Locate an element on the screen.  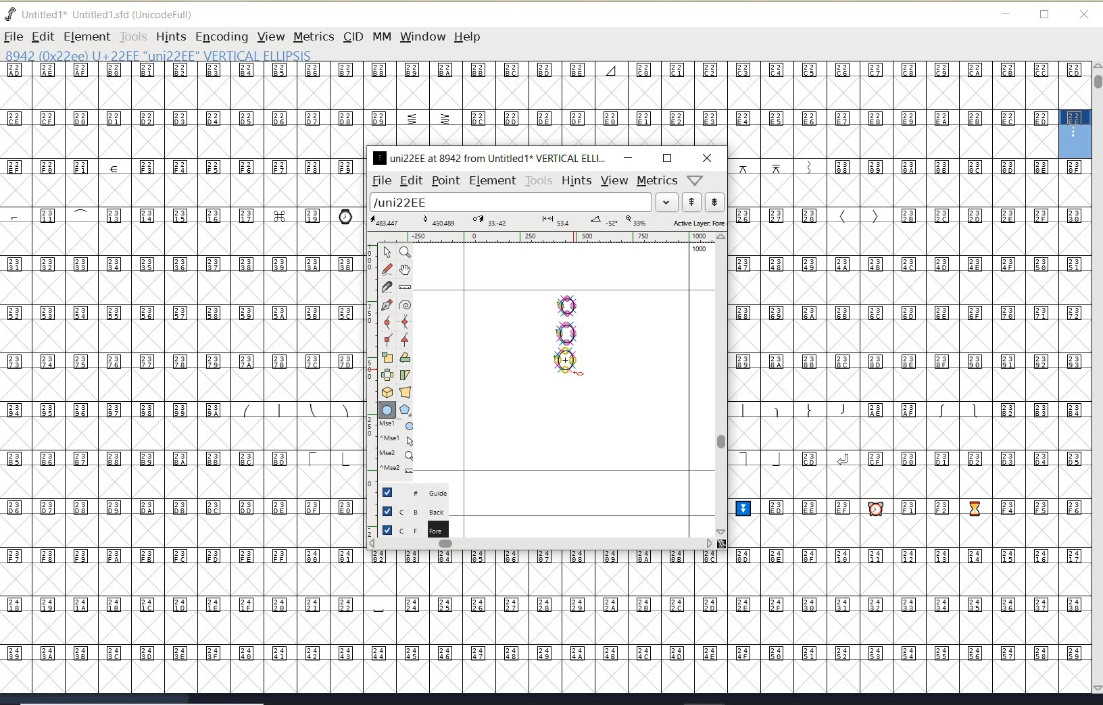
show previous/next word list is located at coordinates (704, 203).